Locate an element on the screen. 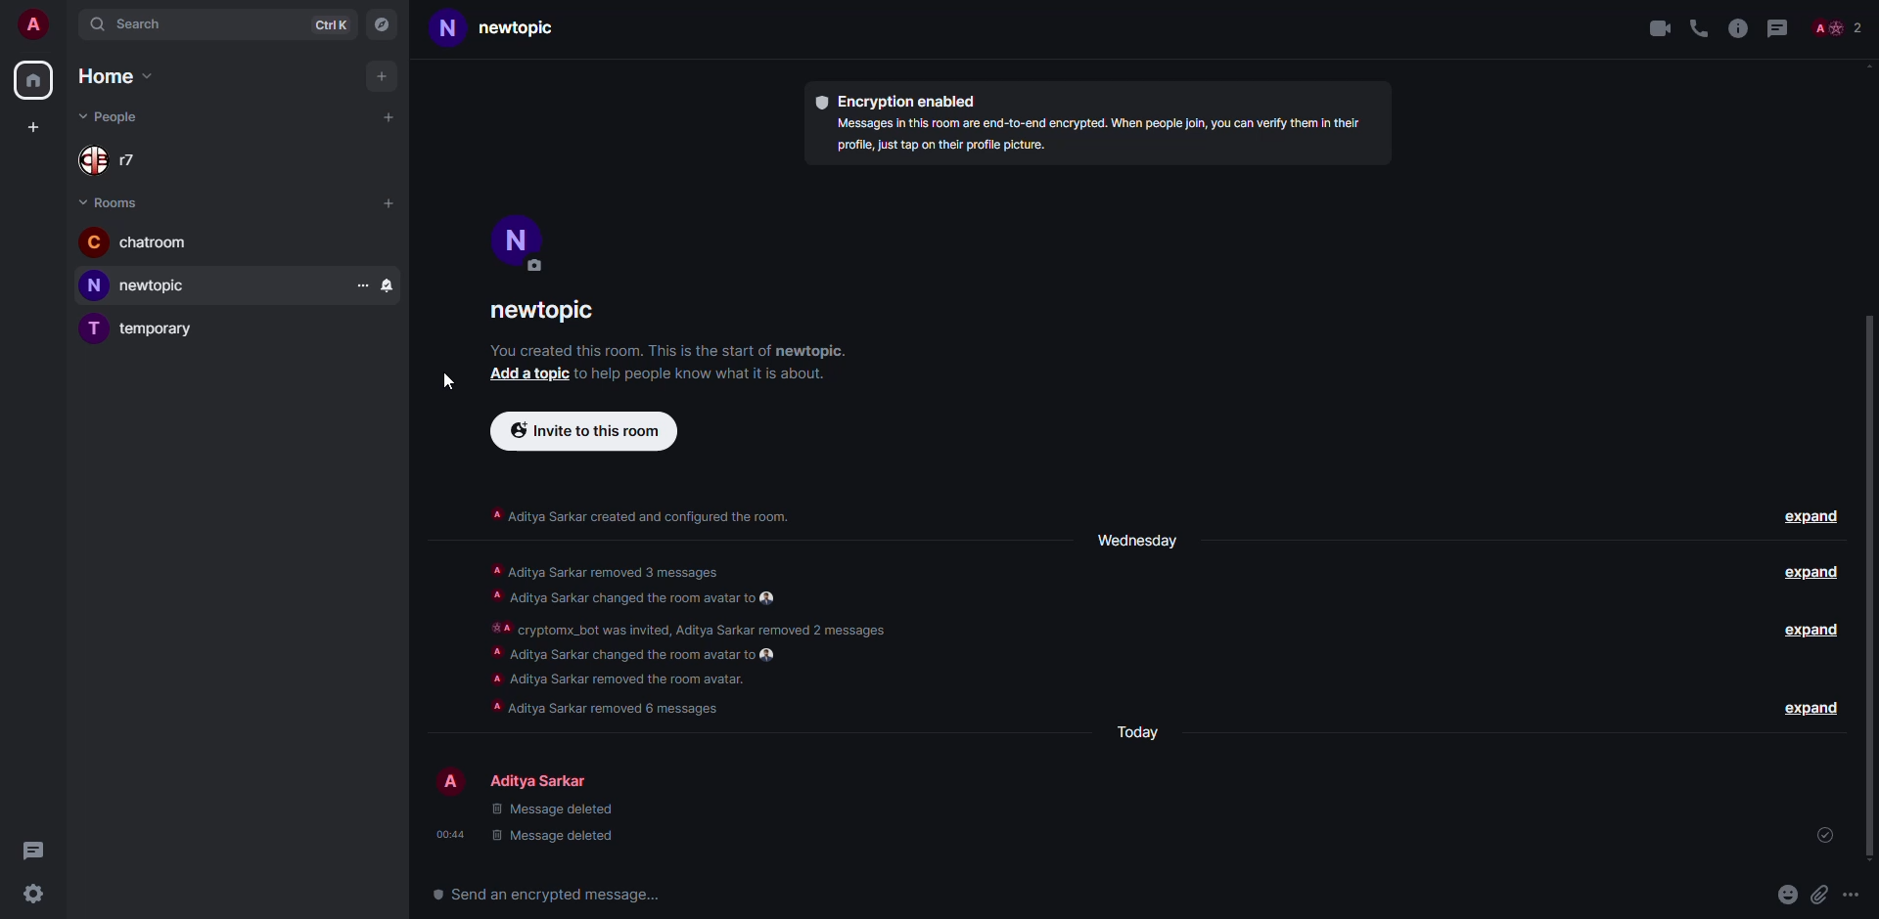 The image size is (1879, 919). expand is located at coordinates (1810, 631).